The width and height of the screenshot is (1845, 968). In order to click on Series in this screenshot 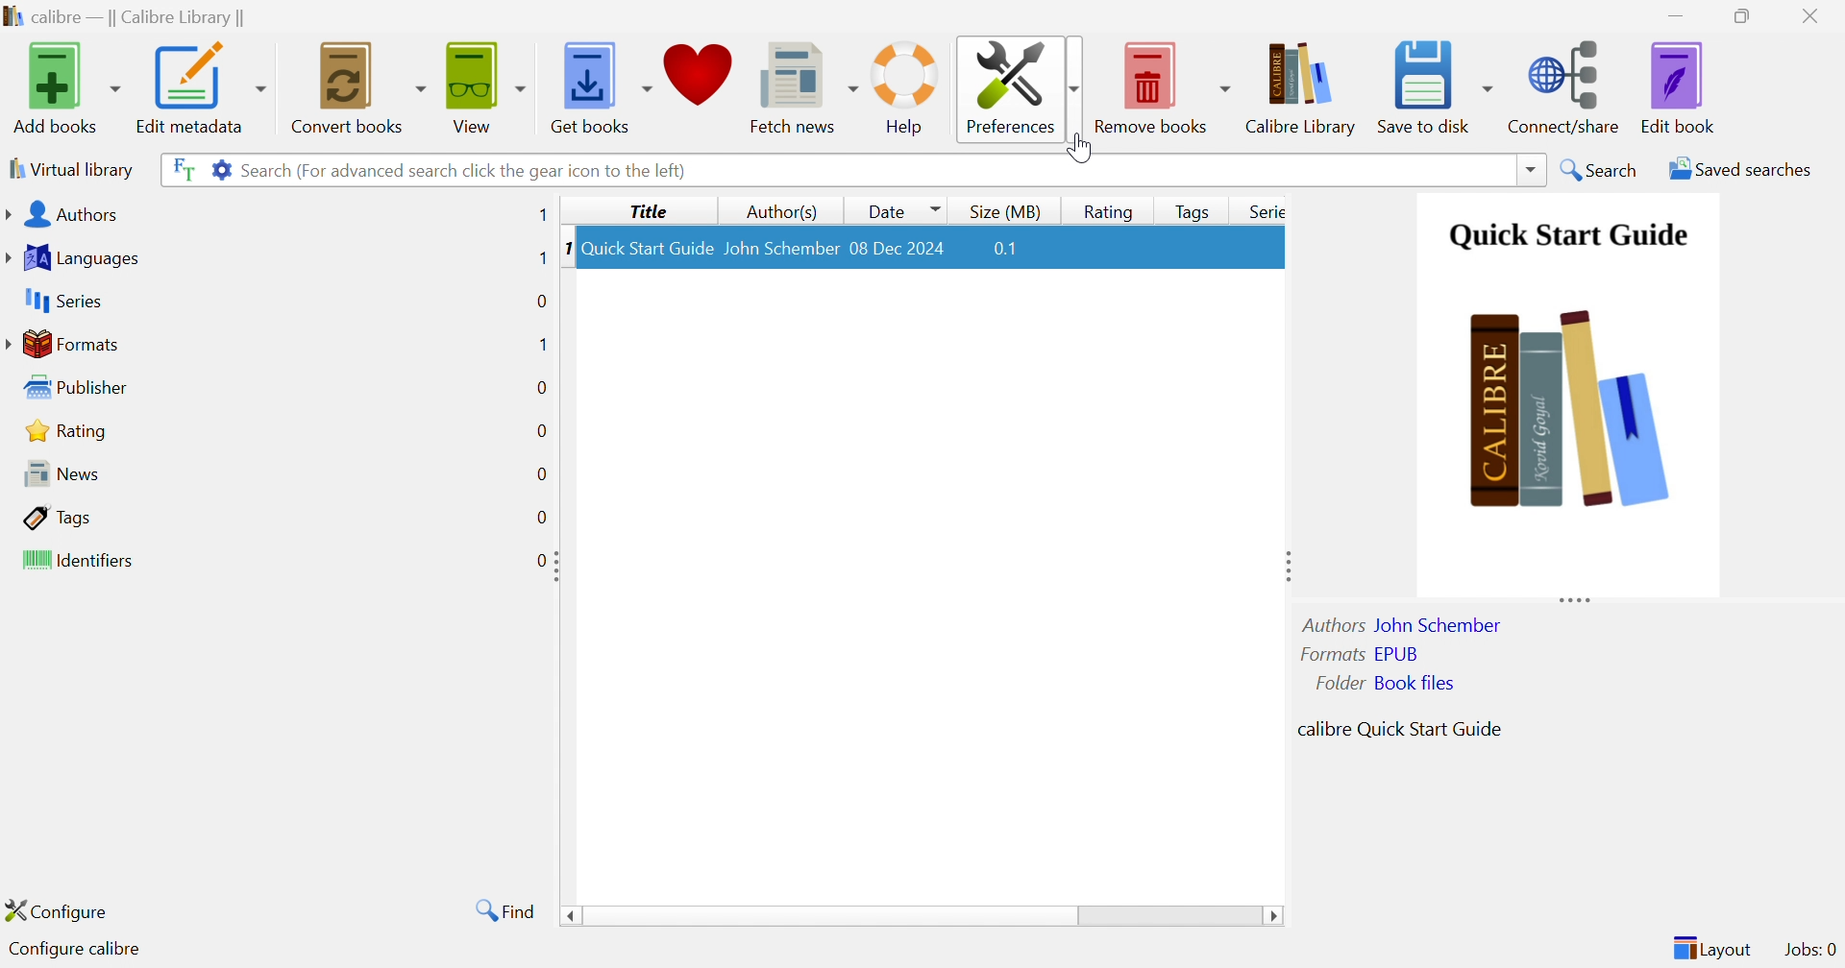, I will do `click(61, 302)`.